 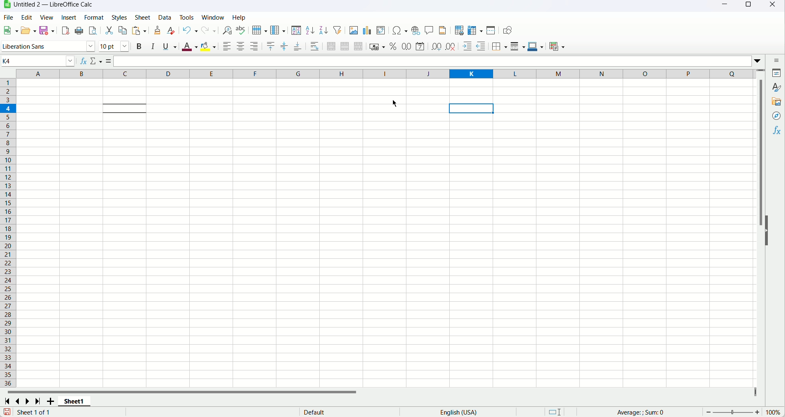 I want to click on Decrease indent, so click(x=481, y=46).